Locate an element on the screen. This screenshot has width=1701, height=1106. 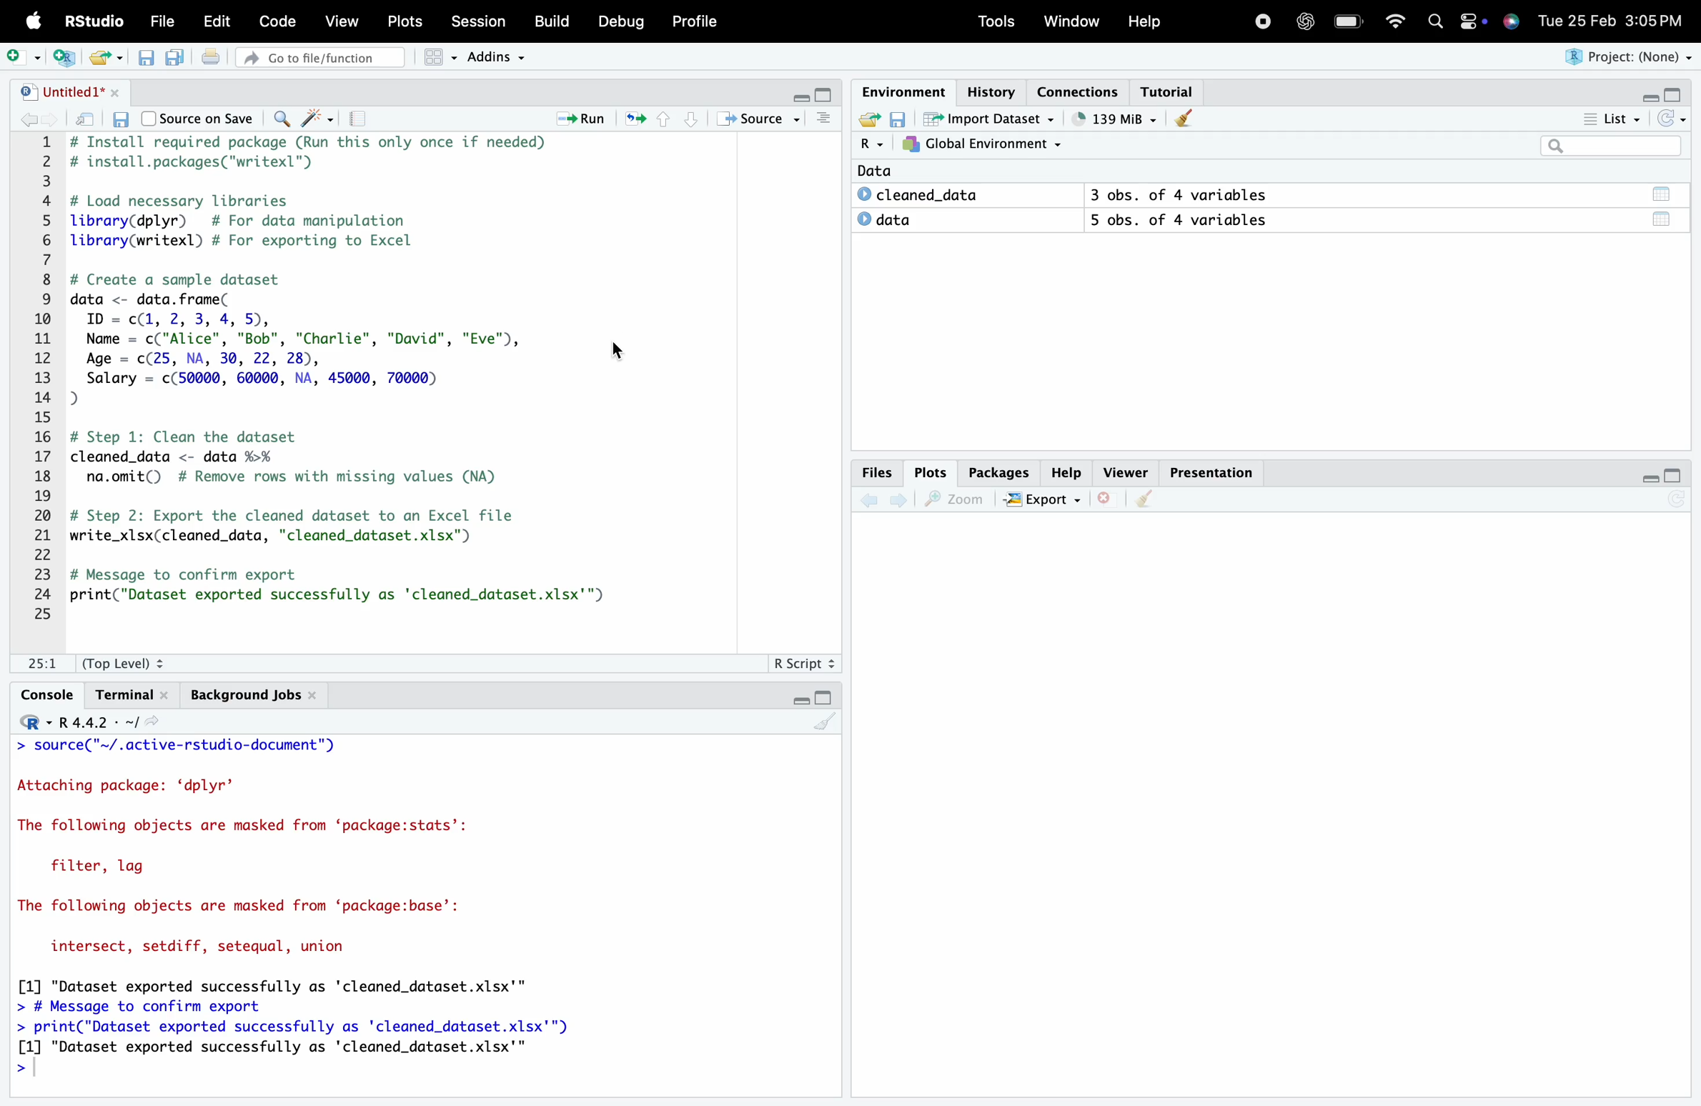
Profile is located at coordinates (695, 22).